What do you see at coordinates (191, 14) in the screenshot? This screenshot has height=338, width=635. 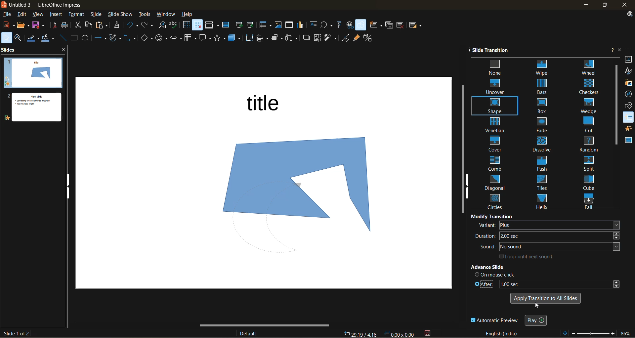 I see `help` at bounding box center [191, 14].